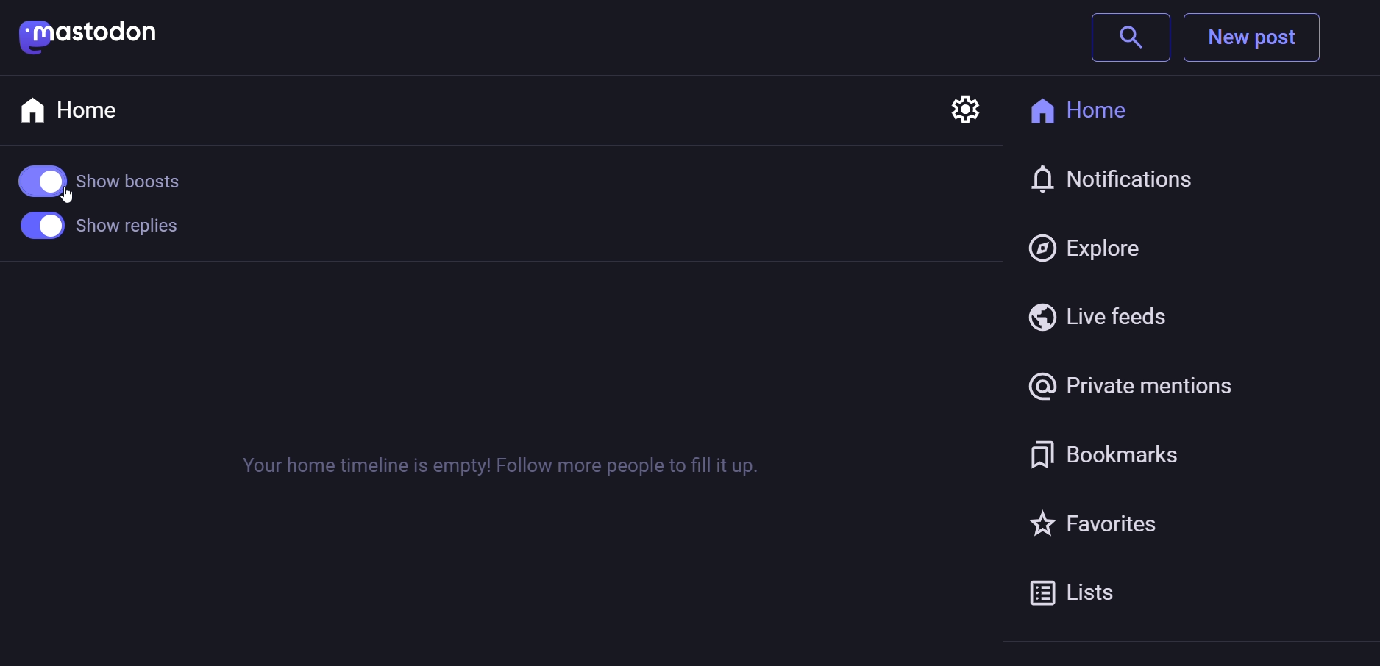 Image resolution: width=1380 pixels, height=666 pixels. Describe the element at coordinates (1098, 315) in the screenshot. I see `live feed` at that location.